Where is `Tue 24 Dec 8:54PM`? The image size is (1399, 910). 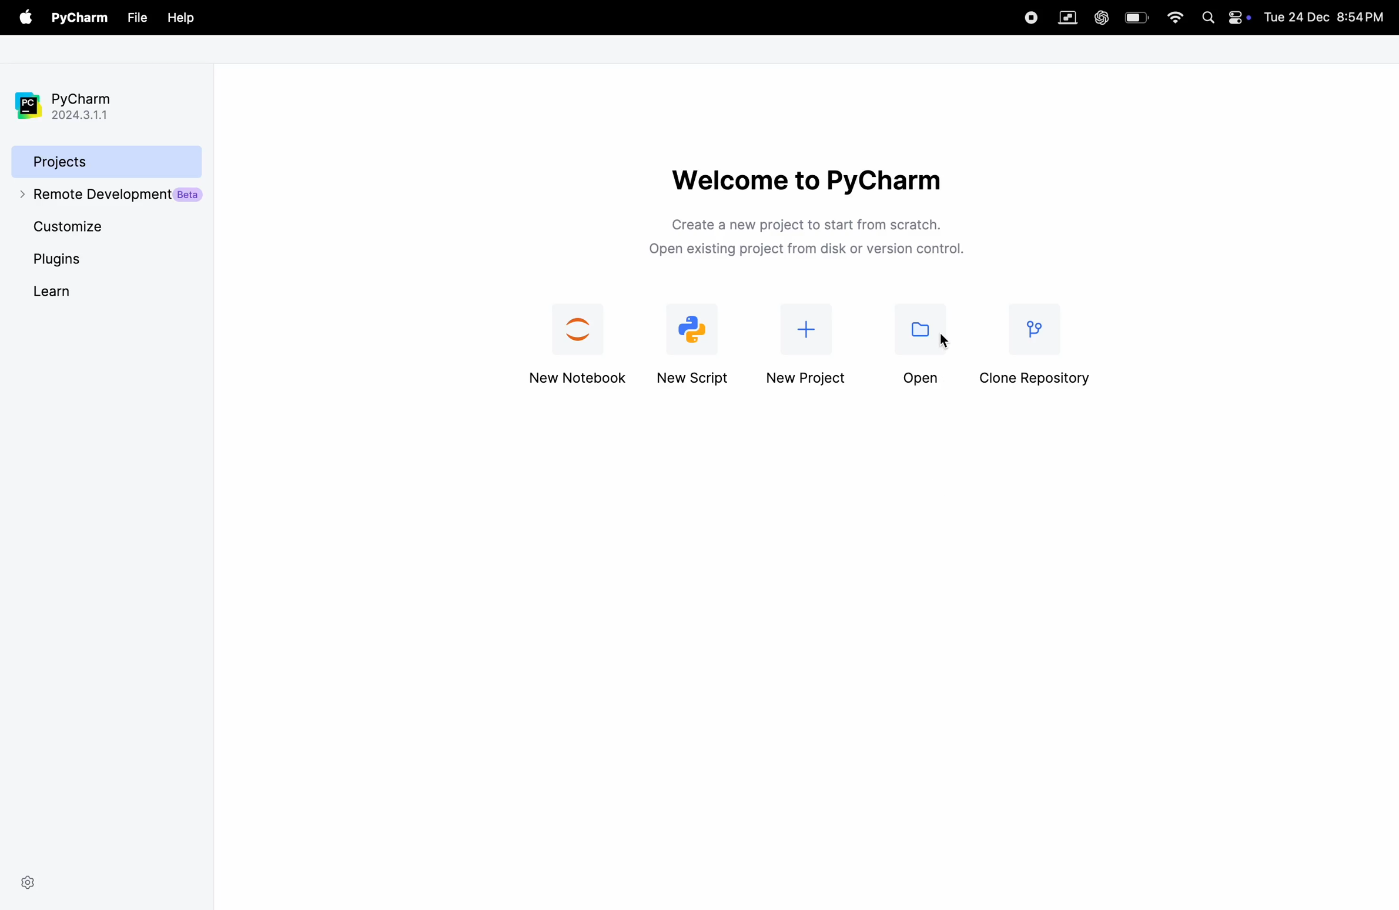 Tue 24 Dec 8:54PM is located at coordinates (1330, 16).